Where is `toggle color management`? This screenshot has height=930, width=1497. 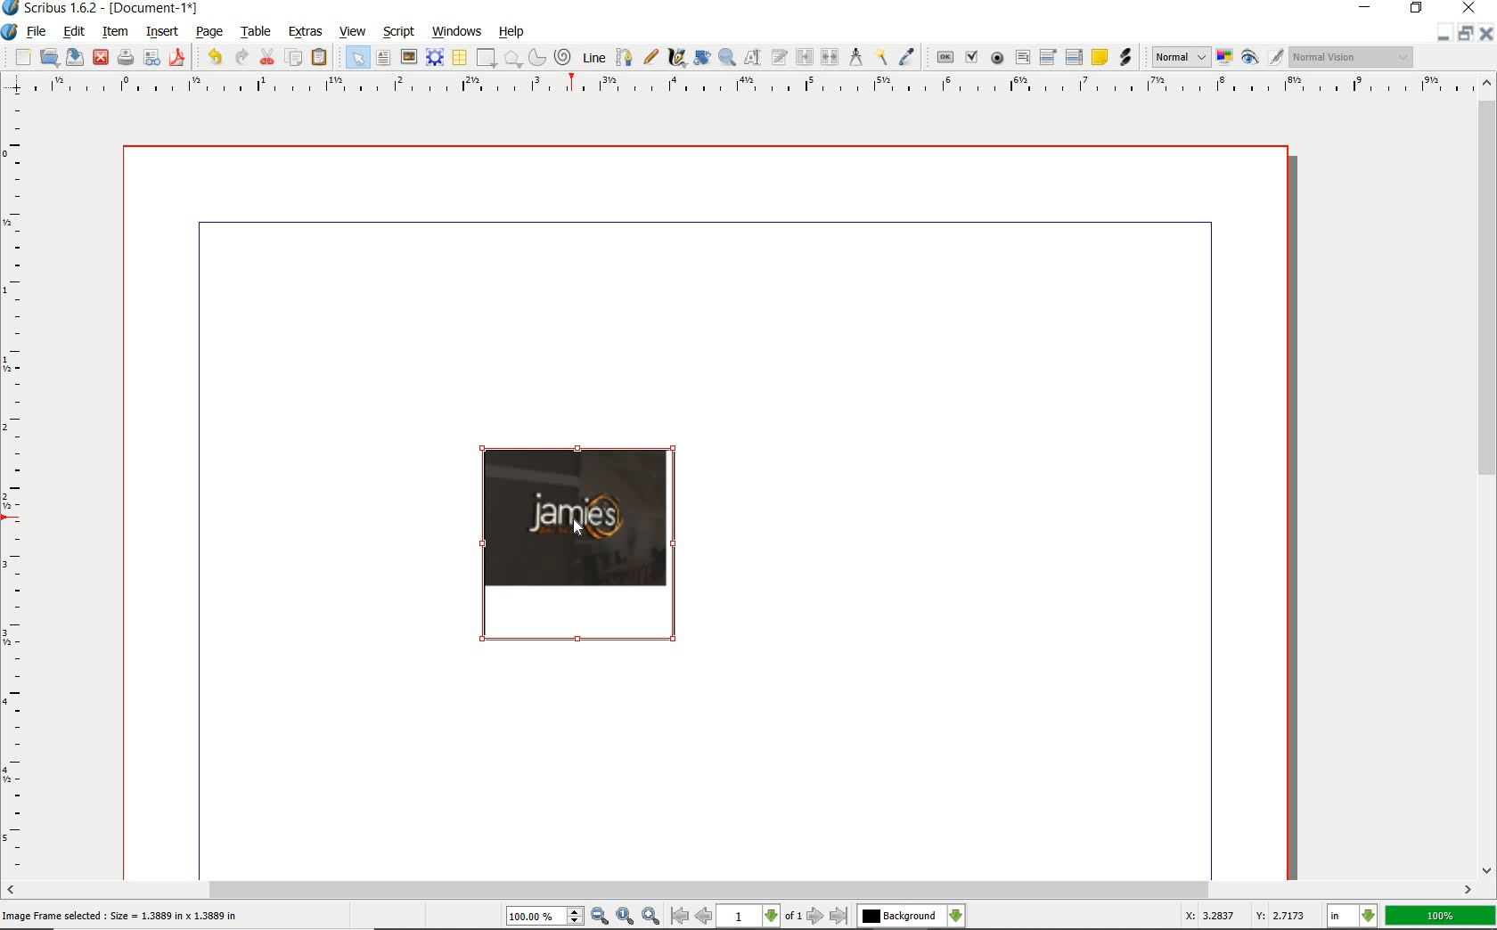
toggle color management is located at coordinates (1224, 57).